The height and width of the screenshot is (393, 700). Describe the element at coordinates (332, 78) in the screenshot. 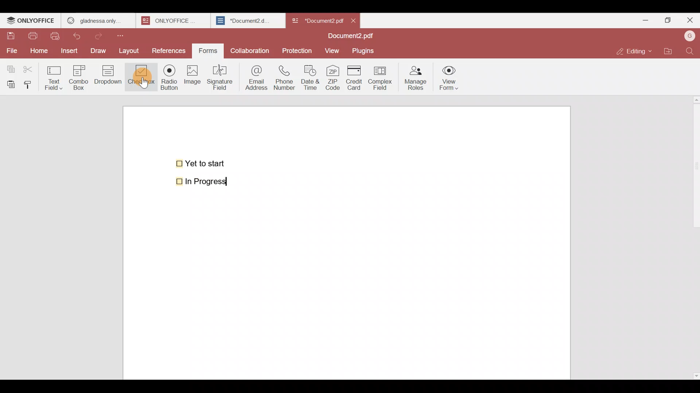

I see `ZIP code` at that location.